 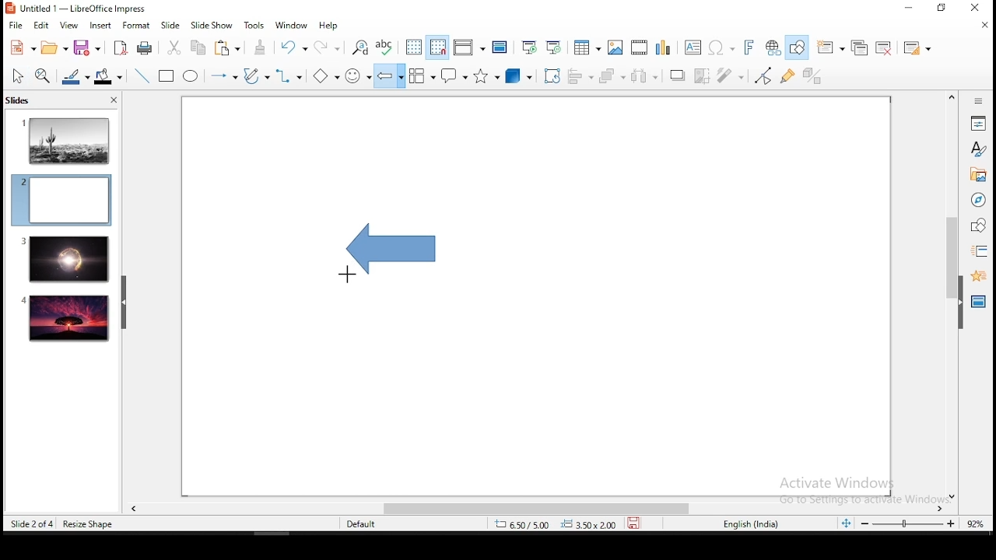 I want to click on slide, so click(x=66, y=317).